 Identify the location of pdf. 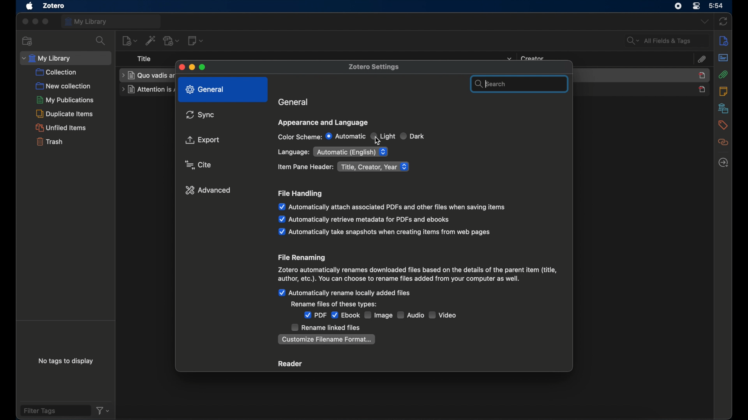
(316, 315).